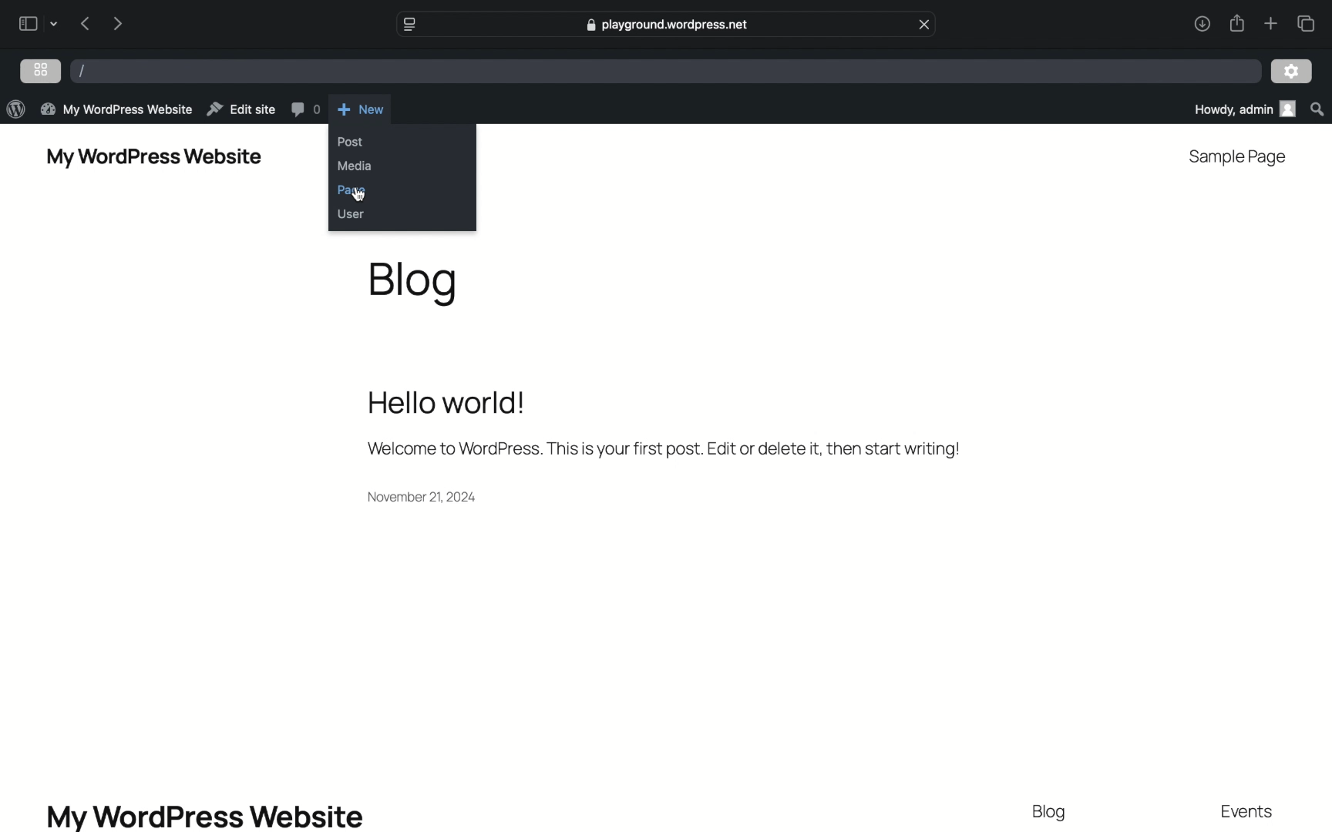  Describe the element at coordinates (355, 166) in the screenshot. I see `media` at that location.